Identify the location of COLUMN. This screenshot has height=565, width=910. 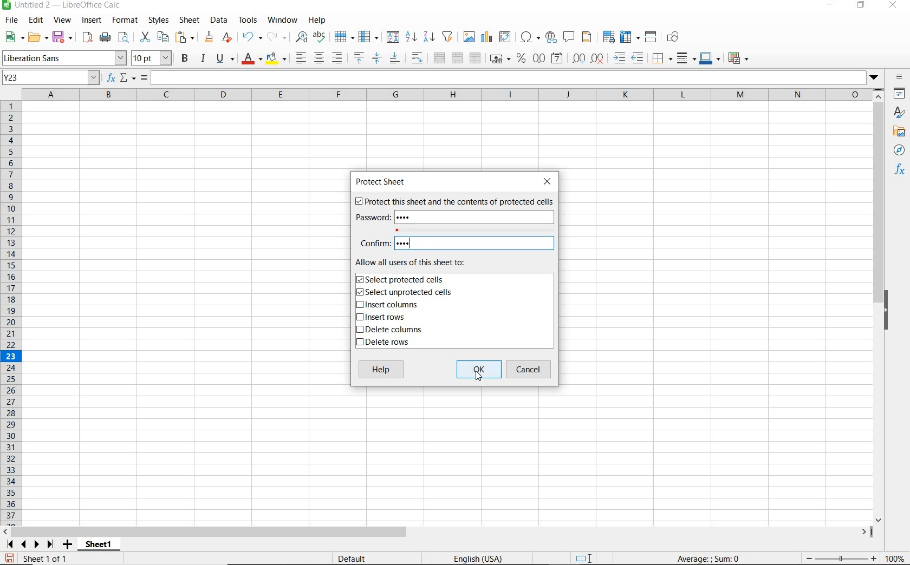
(370, 37).